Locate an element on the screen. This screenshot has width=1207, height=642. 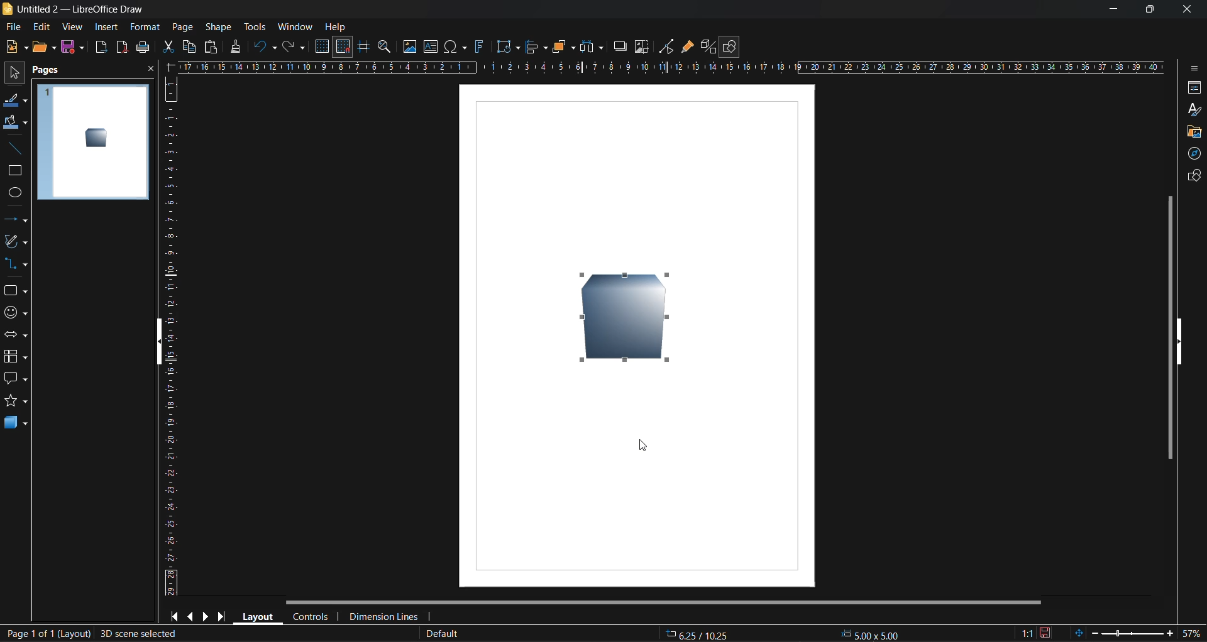
format is located at coordinates (146, 28).